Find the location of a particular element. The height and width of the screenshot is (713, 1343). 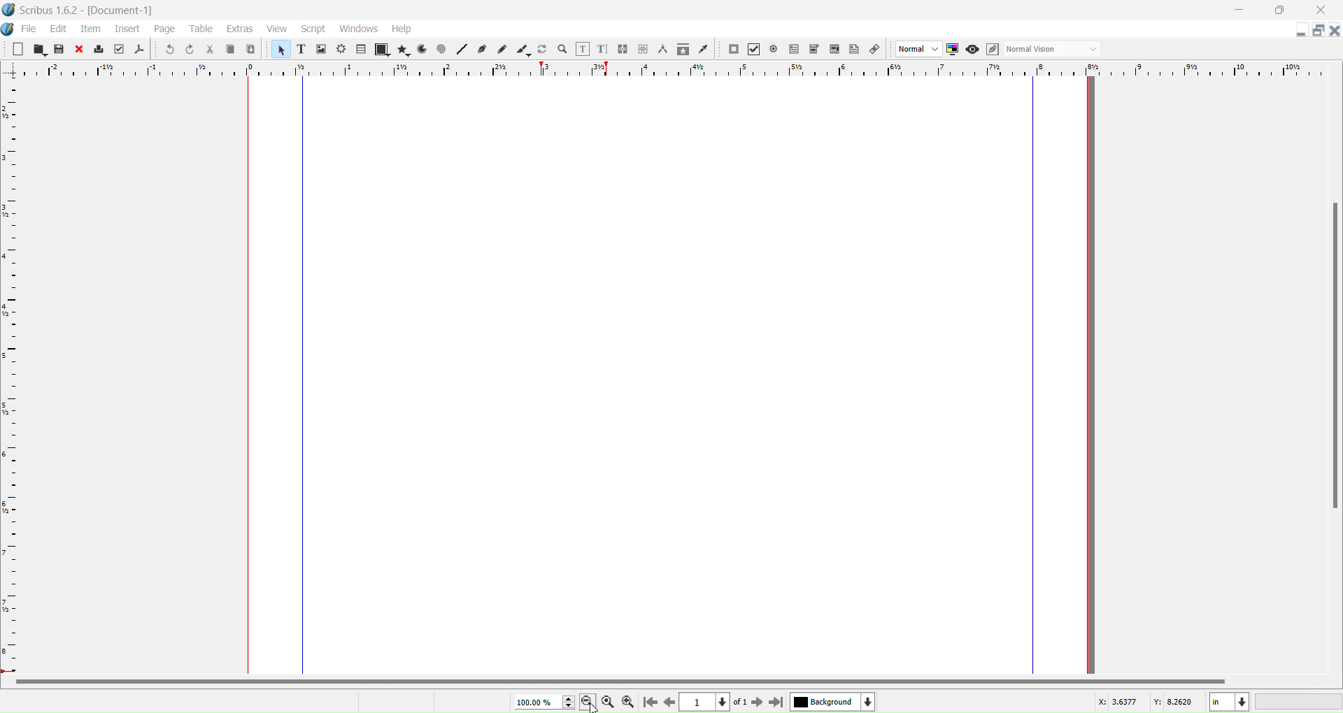

Edit is located at coordinates (57, 29).